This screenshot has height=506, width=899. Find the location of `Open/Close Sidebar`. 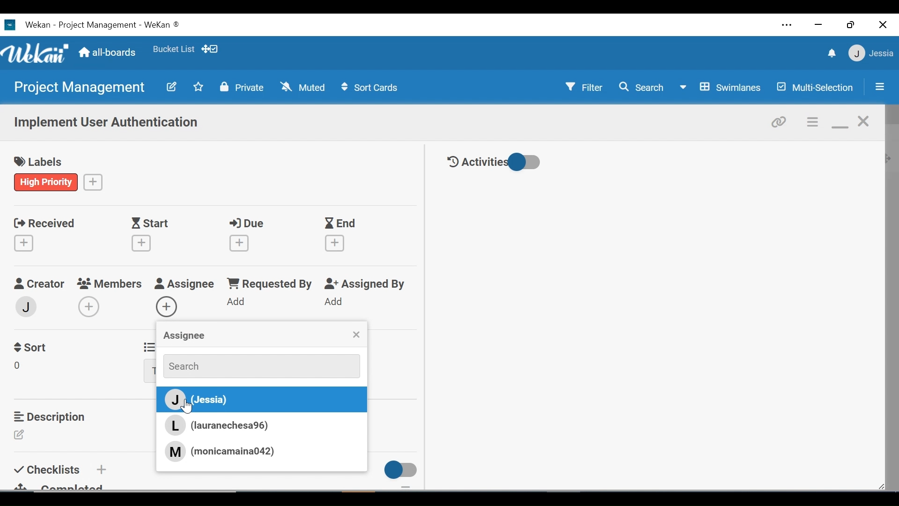

Open/Close Sidebar is located at coordinates (879, 88).